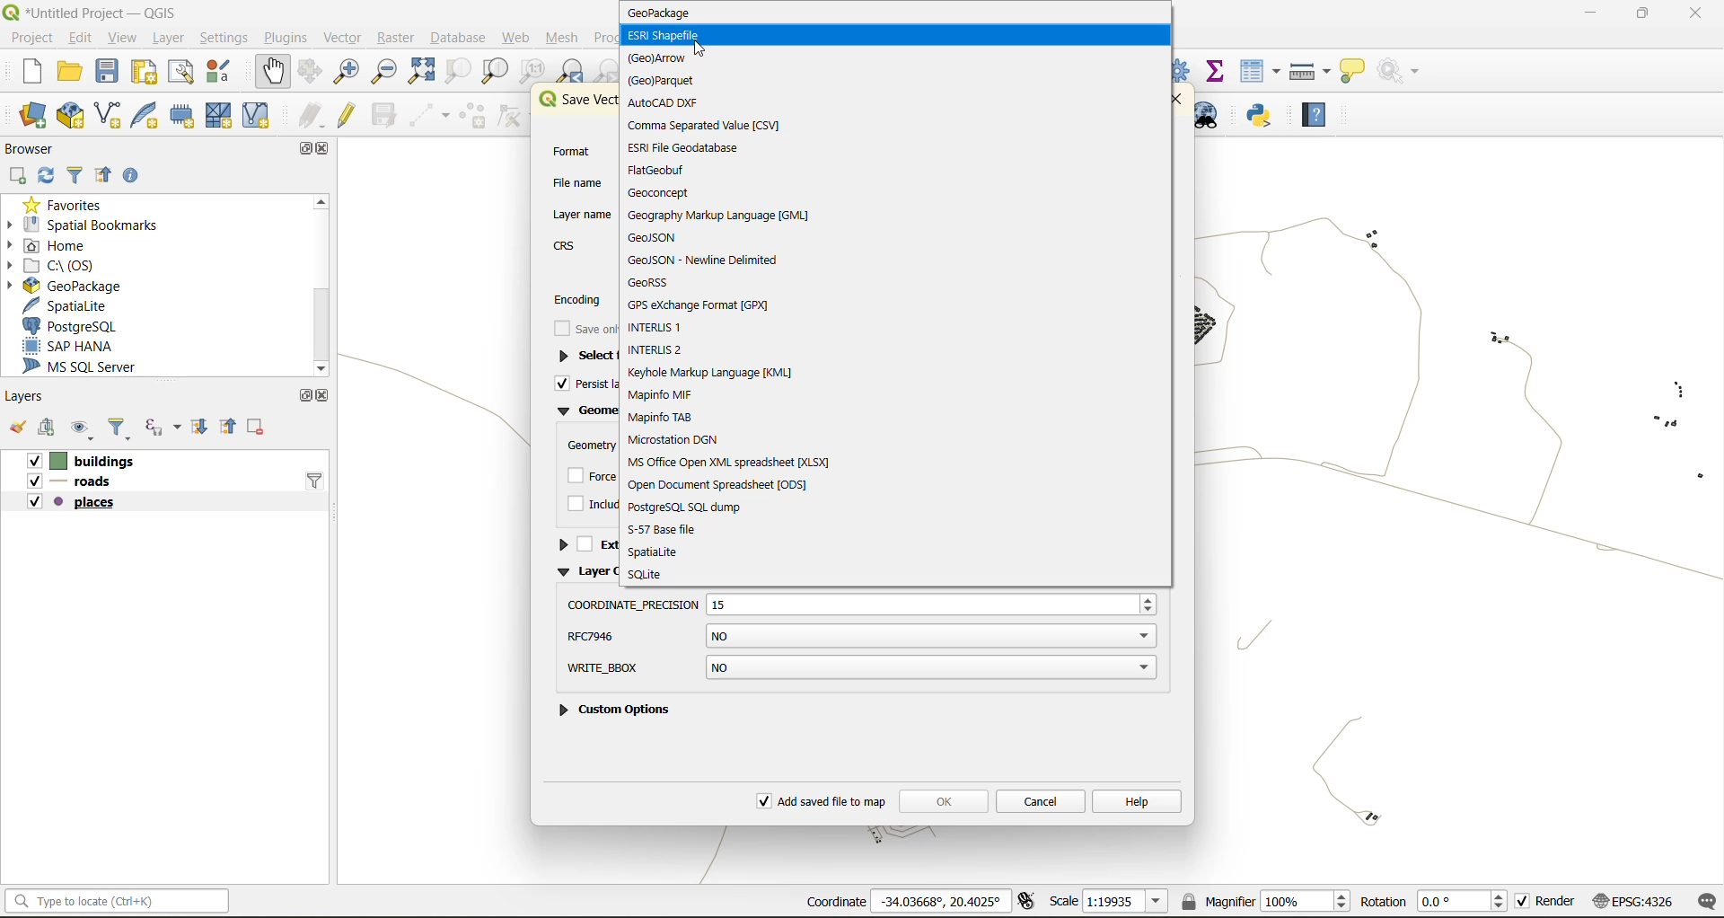 This screenshot has width=1724, height=918. What do you see at coordinates (323, 280) in the screenshot?
I see `scroolbar` at bounding box center [323, 280].